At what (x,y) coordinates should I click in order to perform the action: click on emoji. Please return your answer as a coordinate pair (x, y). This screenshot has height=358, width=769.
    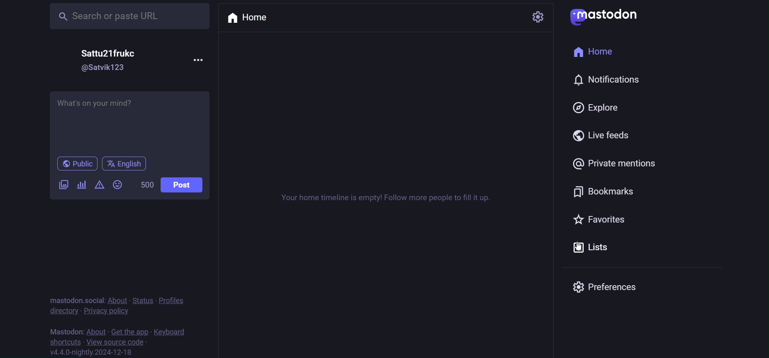
    Looking at the image, I should click on (118, 183).